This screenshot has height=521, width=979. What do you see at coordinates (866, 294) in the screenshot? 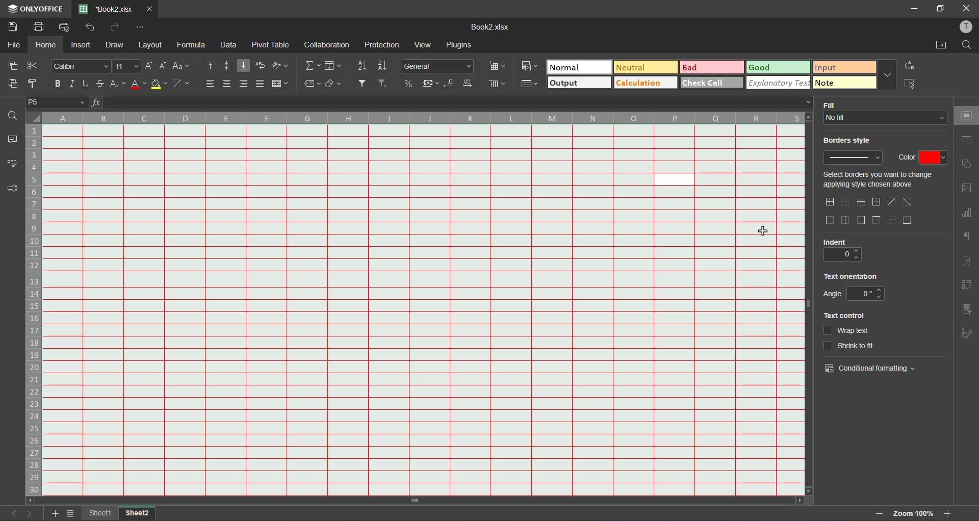
I see `0` at bounding box center [866, 294].